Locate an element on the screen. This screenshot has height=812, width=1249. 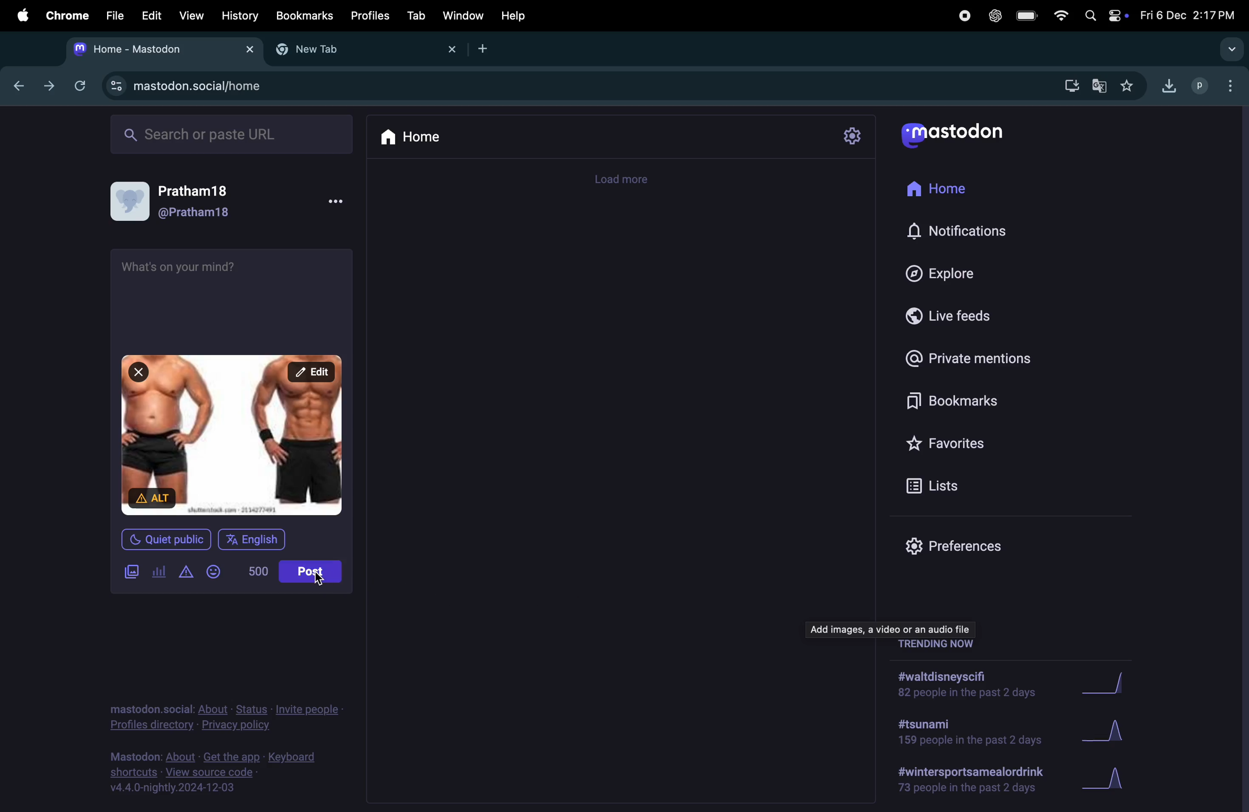
mastodon app is located at coordinates (965, 138).